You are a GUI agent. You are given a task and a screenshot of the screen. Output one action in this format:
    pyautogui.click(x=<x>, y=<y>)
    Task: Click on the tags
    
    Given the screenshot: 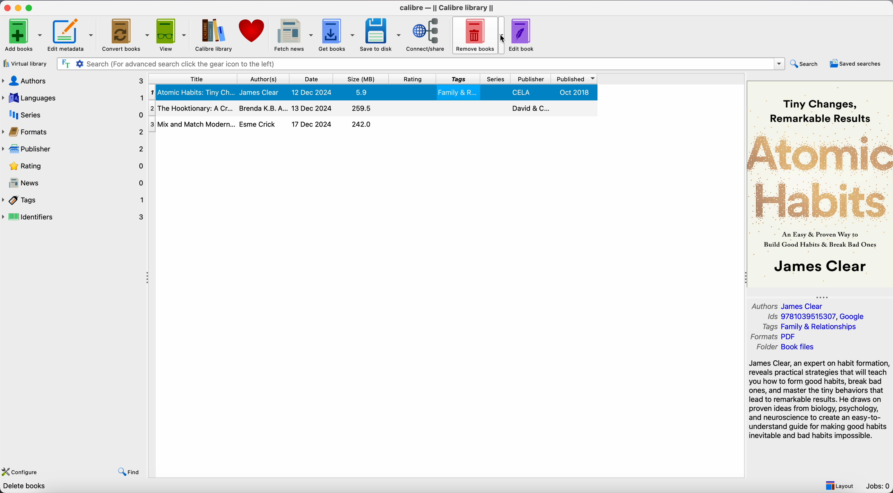 What is the action you would take?
    pyautogui.click(x=458, y=79)
    